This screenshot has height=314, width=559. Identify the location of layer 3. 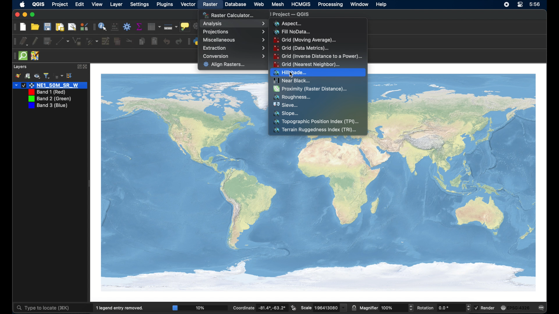
(49, 99).